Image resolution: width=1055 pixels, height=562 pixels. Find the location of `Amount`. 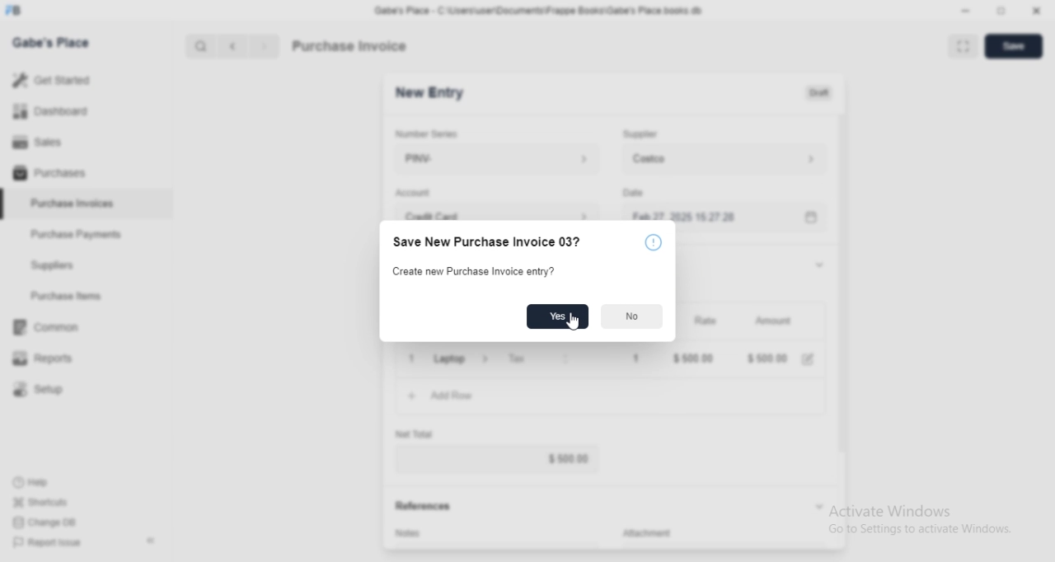

Amount is located at coordinates (772, 321).